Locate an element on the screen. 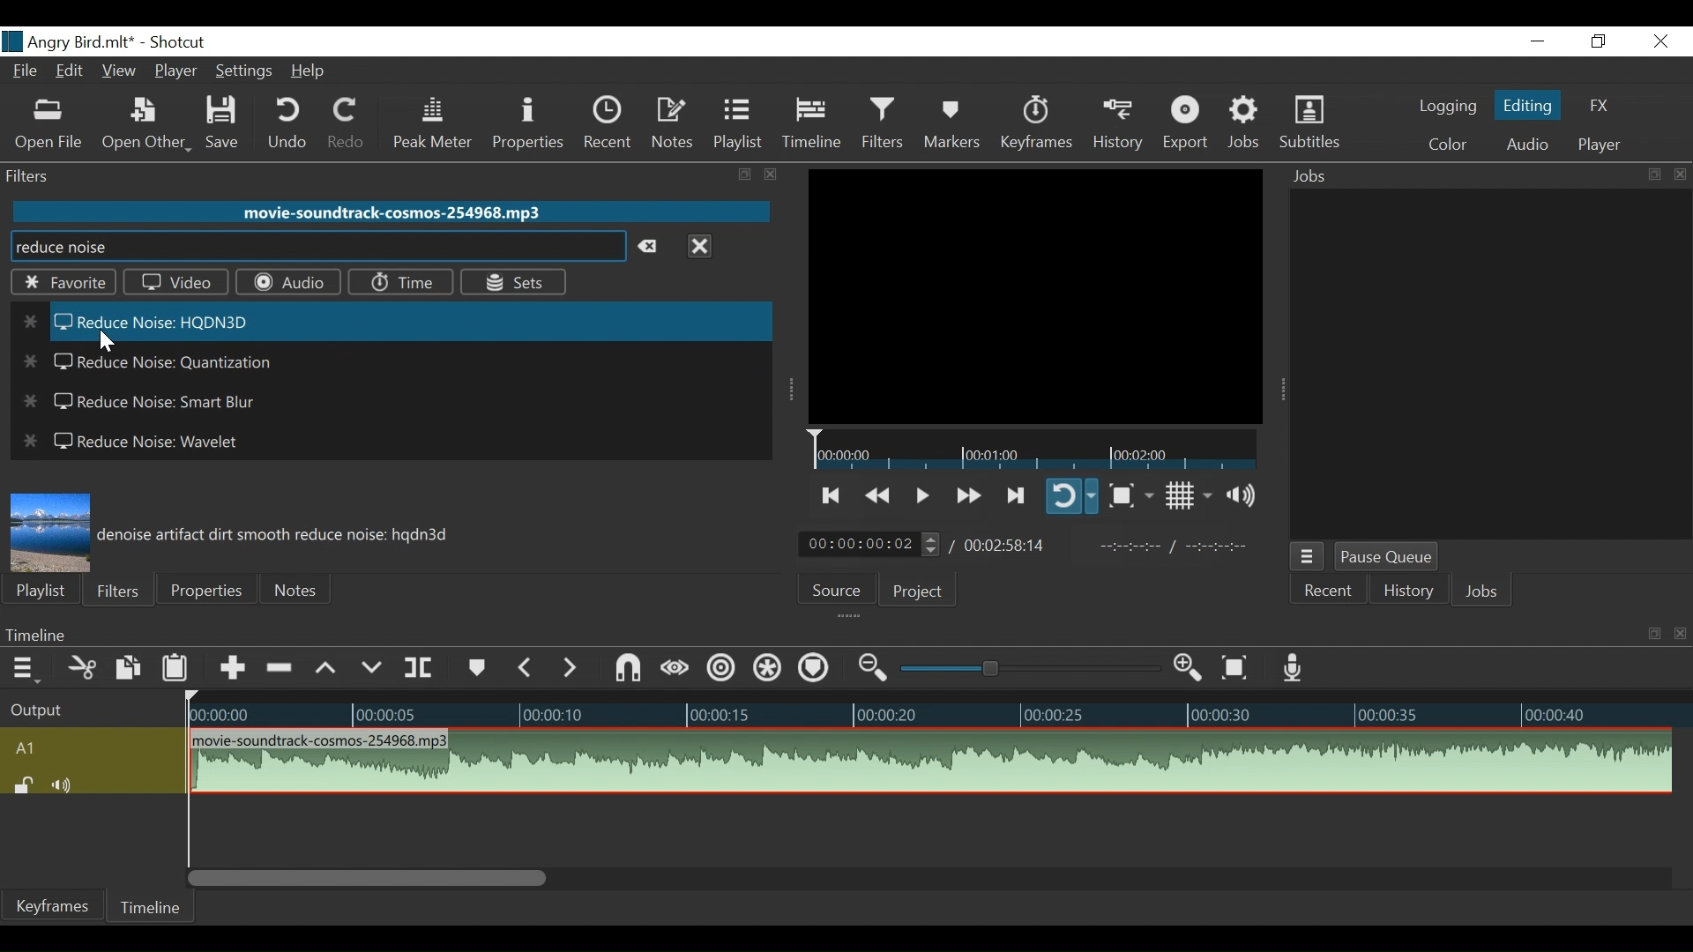  Peak Meter is located at coordinates (433, 123).